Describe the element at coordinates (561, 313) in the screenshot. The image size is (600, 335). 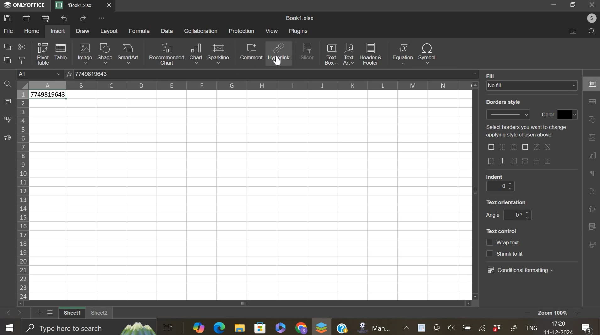
I see `zoom` at that location.